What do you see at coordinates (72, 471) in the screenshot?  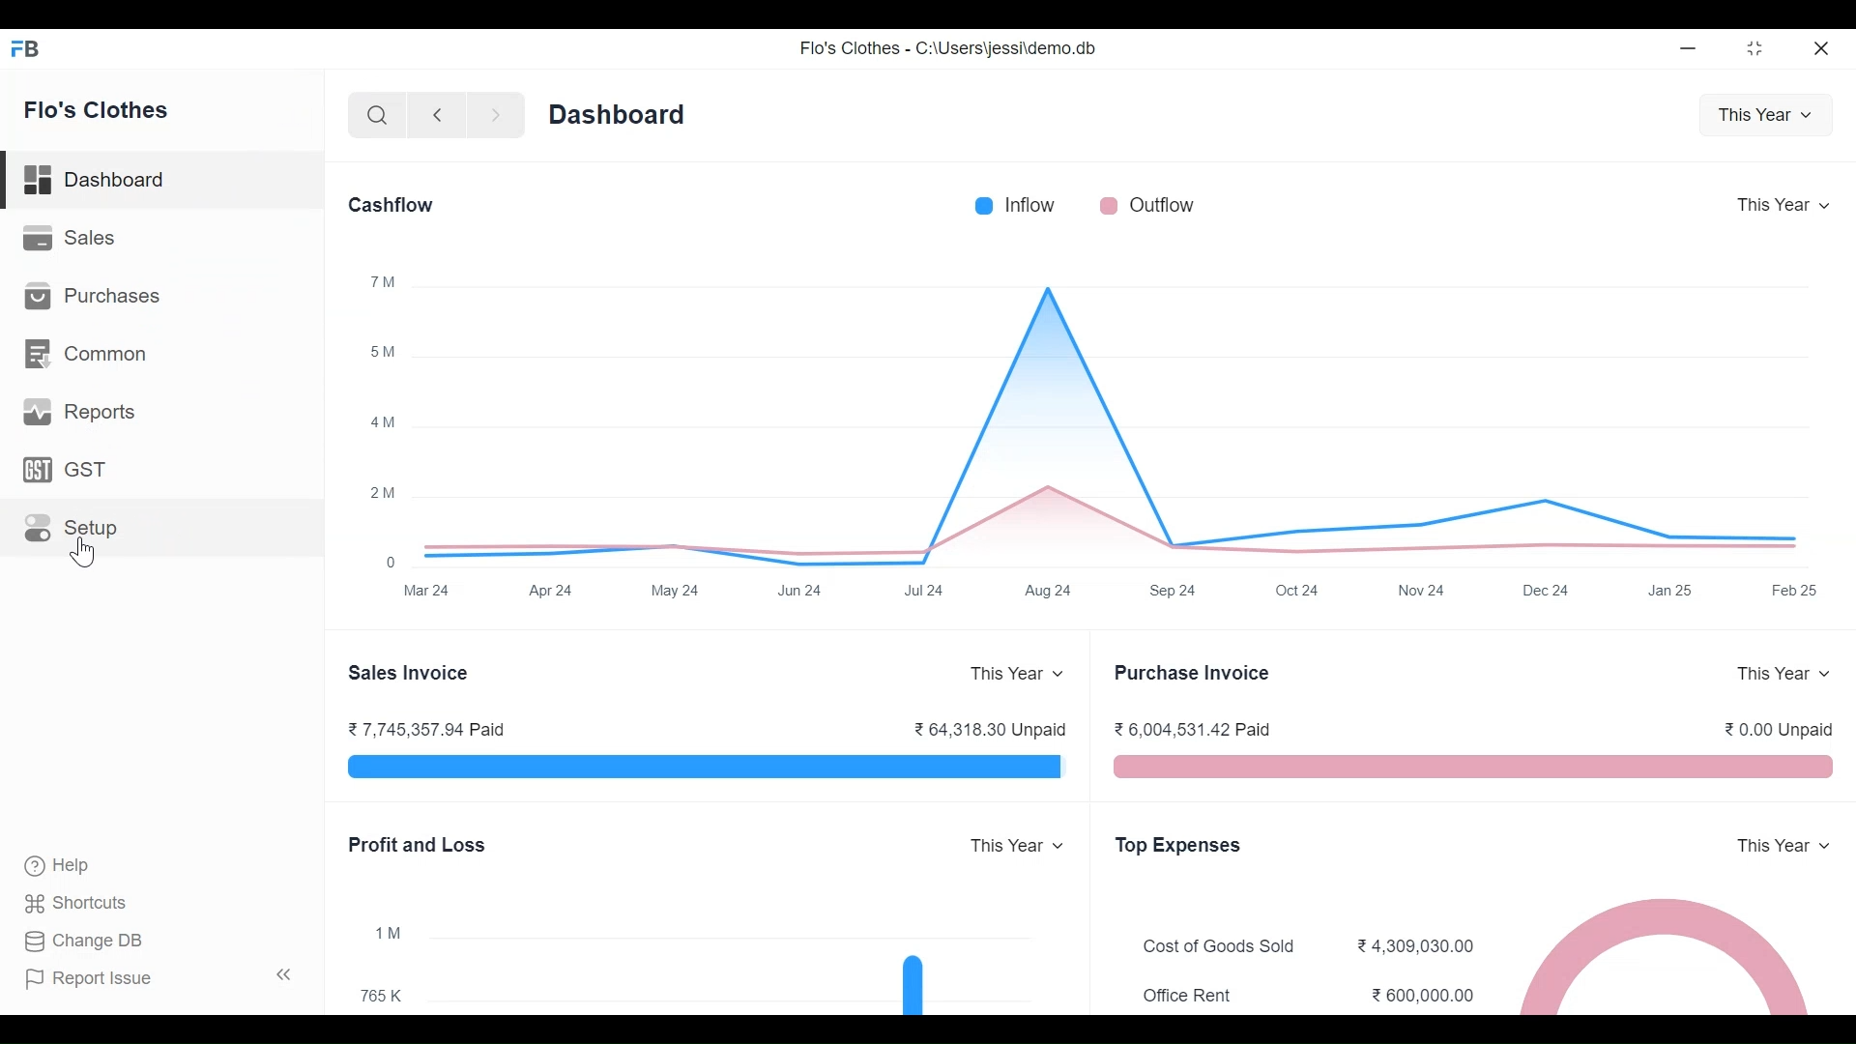 I see `GST` at bounding box center [72, 471].